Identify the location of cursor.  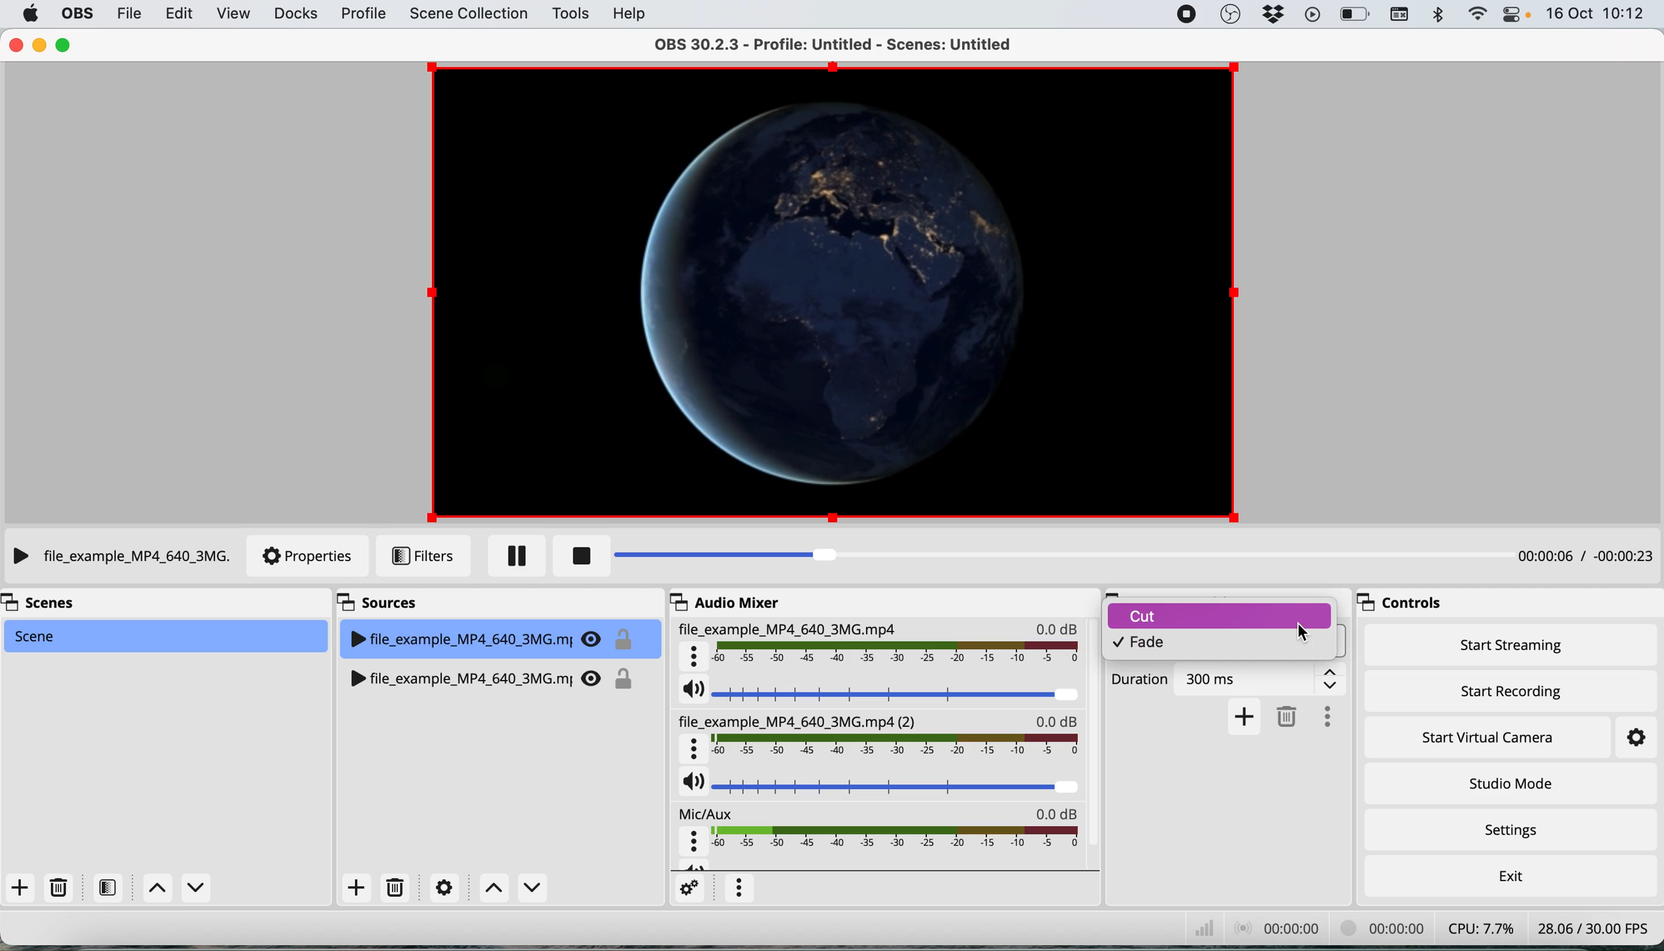
(1306, 636).